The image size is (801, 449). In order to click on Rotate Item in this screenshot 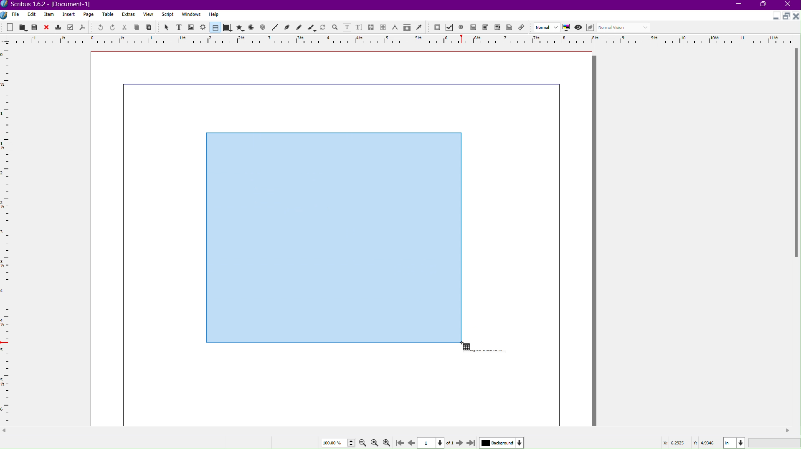, I will do `click(323, 27)`.